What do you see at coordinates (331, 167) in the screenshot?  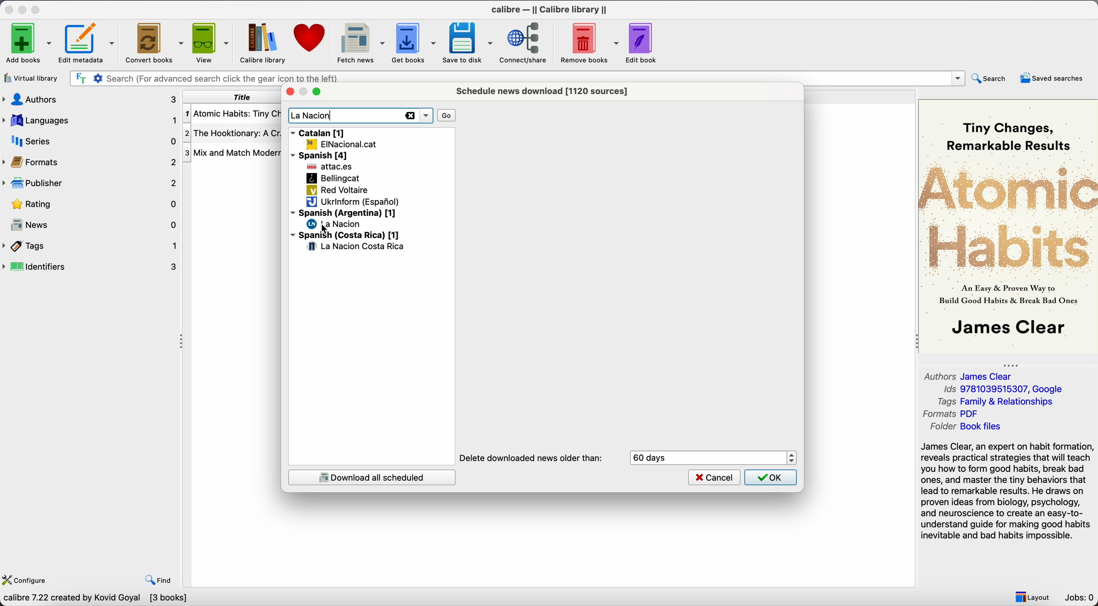 I see `attac.es` at bounding box center [331, 167].